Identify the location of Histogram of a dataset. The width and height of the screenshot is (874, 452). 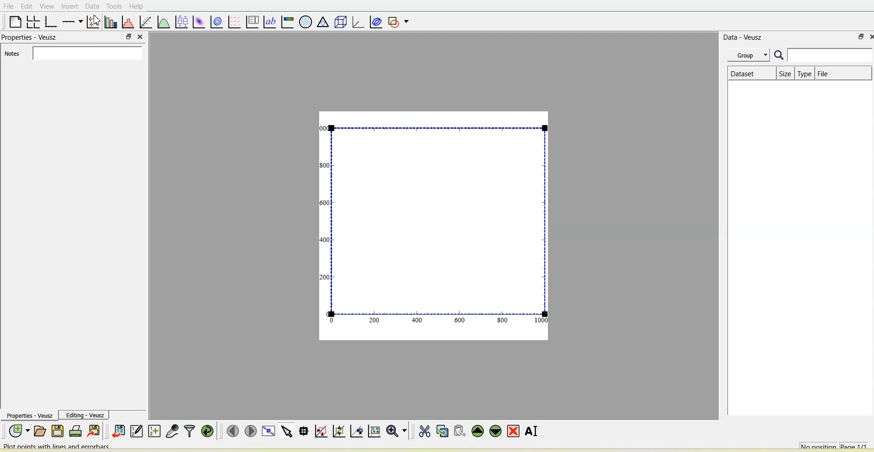
(128, 22).